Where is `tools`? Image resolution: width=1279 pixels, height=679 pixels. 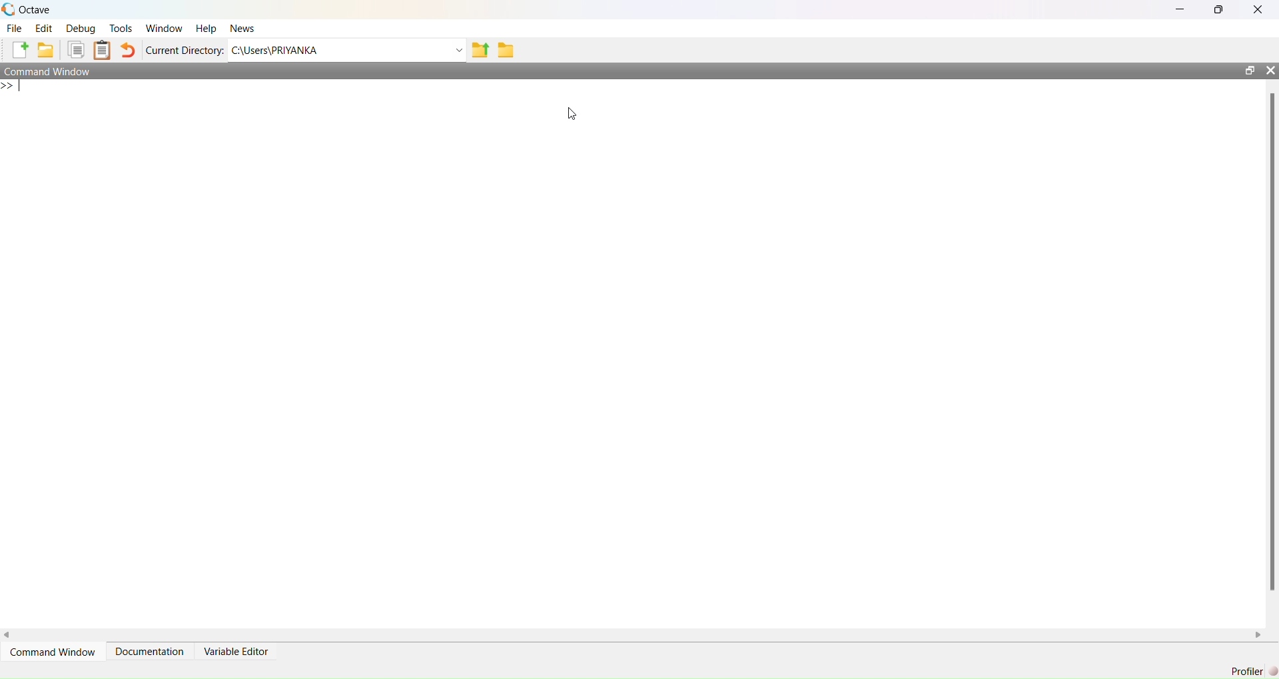 tools is located at coordinates (123, 28).